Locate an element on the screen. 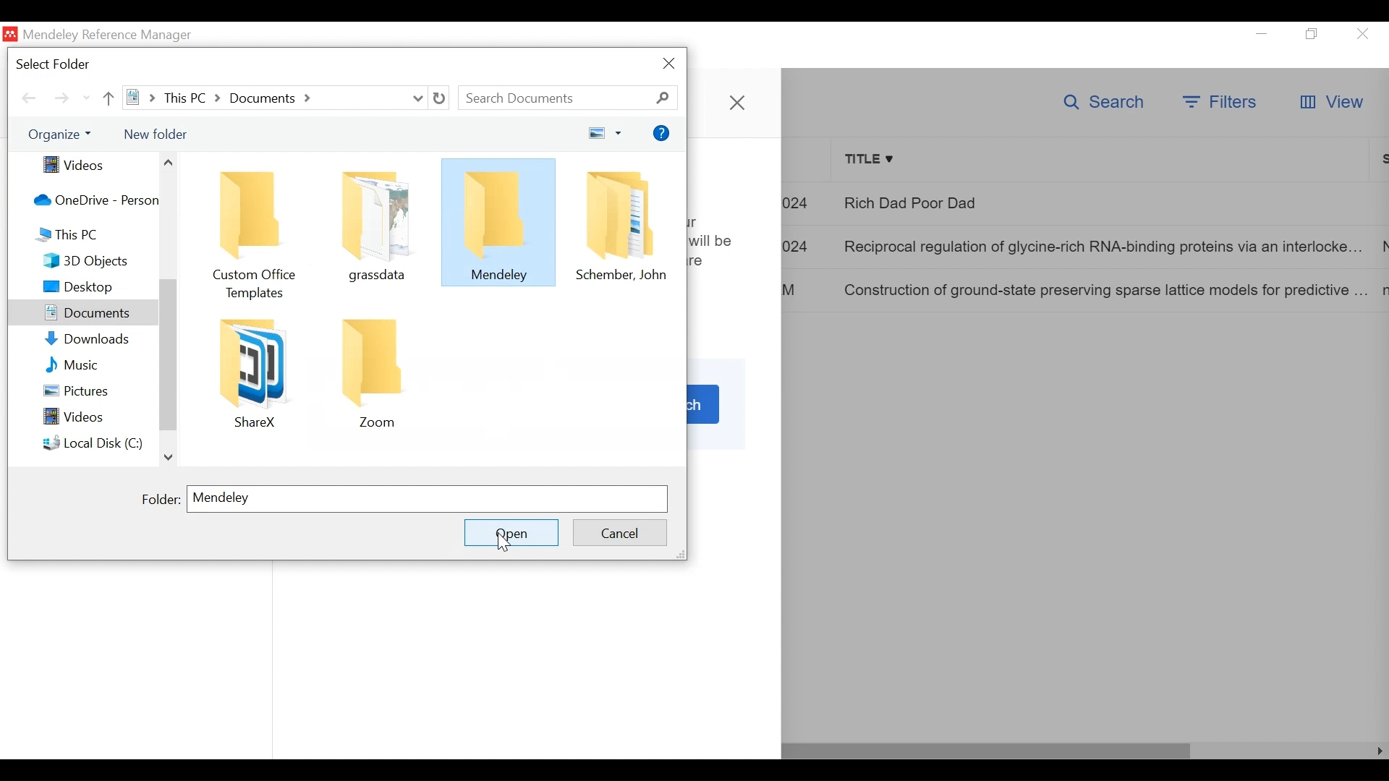 The height and width of the screenshot is (781, 1389). 3D Object is located at coordinates (93, 262).